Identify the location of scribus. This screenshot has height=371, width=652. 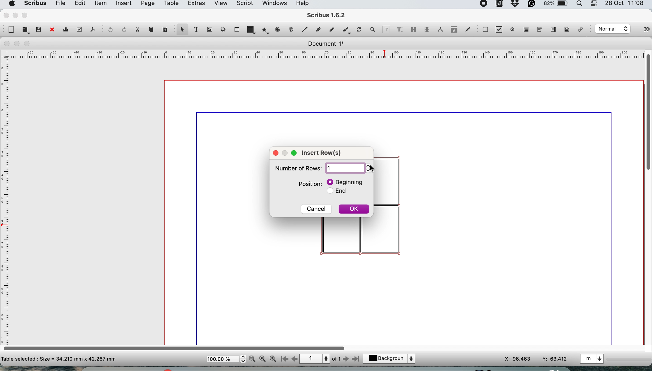
(327, 16).